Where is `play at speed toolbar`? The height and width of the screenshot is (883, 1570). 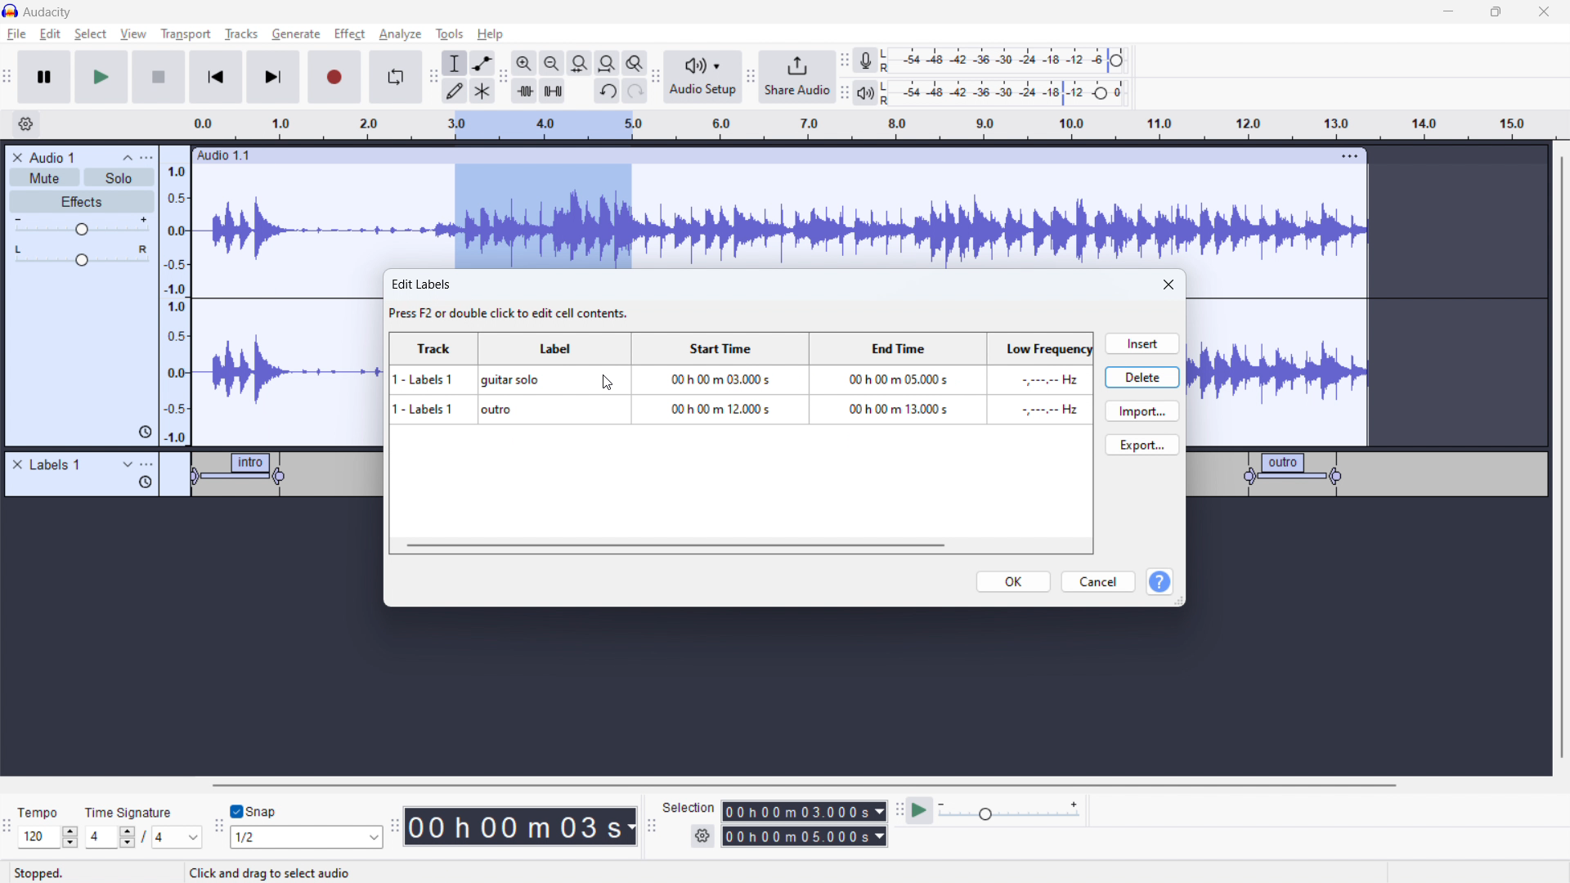 play at speed toolbar is located at coordinates (899, 812).